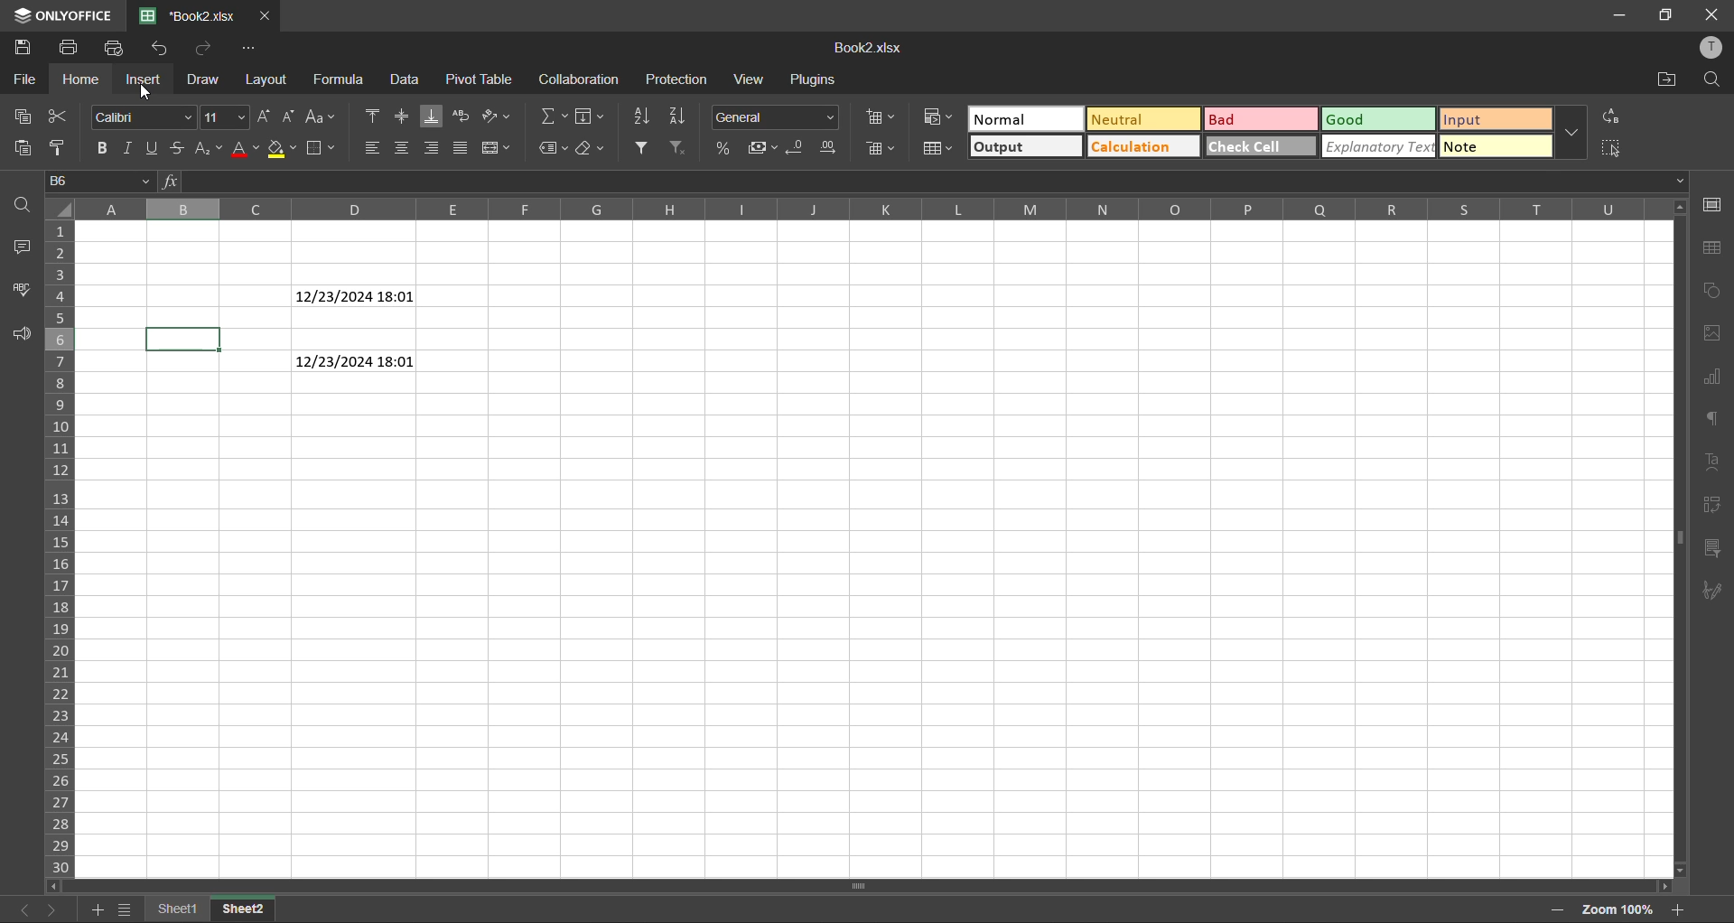 The height and width of the screenshot is (923, 1734). What do you see at coordinates (128, 910) in the screenshot?
I see `sheet list` at bounding box center [128, 910].